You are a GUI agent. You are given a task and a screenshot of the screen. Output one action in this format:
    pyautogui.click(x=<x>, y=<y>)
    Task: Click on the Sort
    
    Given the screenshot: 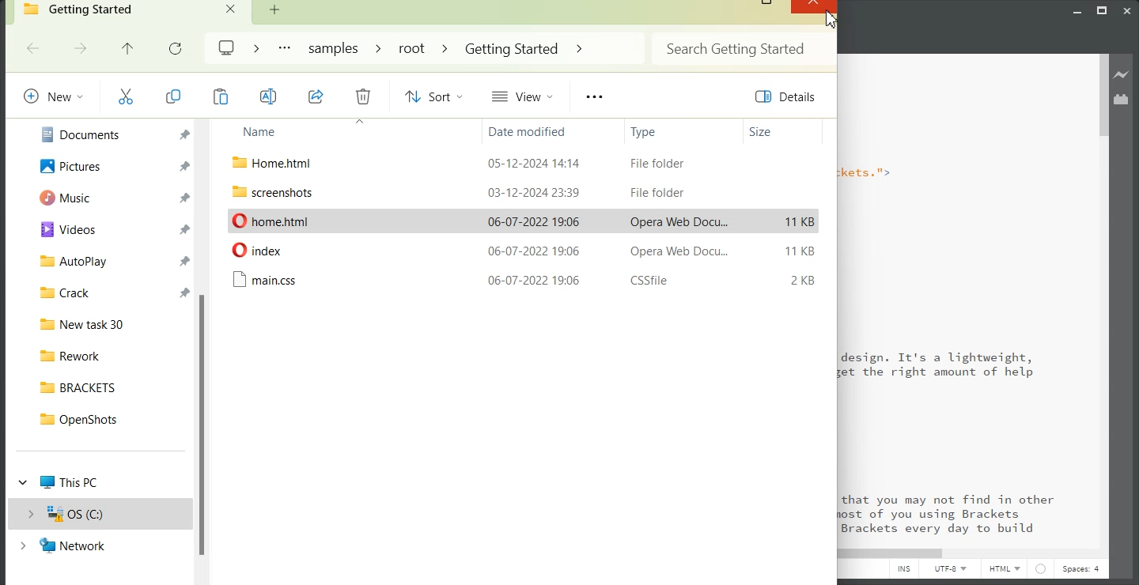 What is the action you would take?
    pyautogui.click(x=431, y=96)
    